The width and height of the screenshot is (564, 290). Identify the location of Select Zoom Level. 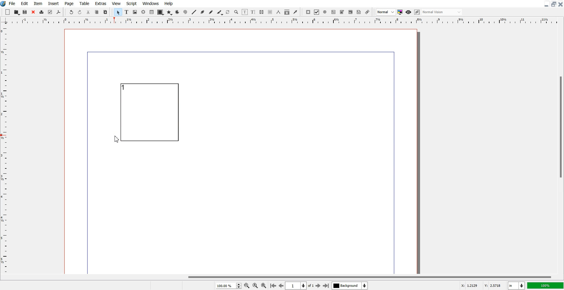
(229, 286).